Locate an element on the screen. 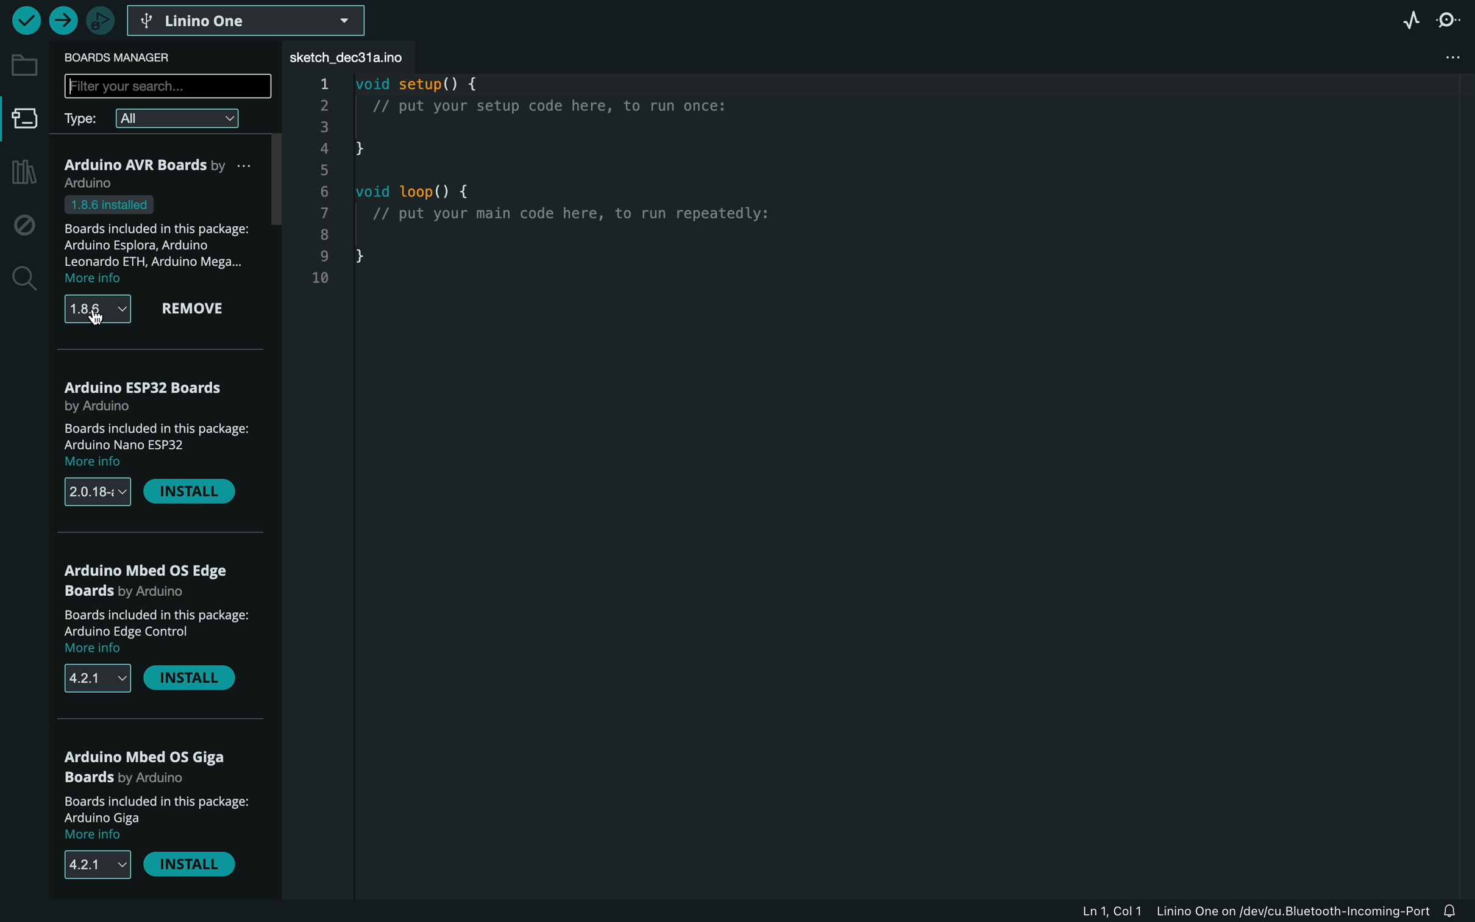 Image resolution: width=1475 pixels, height=922 pixels. serial monitor is located at coordinates (1453, 20).